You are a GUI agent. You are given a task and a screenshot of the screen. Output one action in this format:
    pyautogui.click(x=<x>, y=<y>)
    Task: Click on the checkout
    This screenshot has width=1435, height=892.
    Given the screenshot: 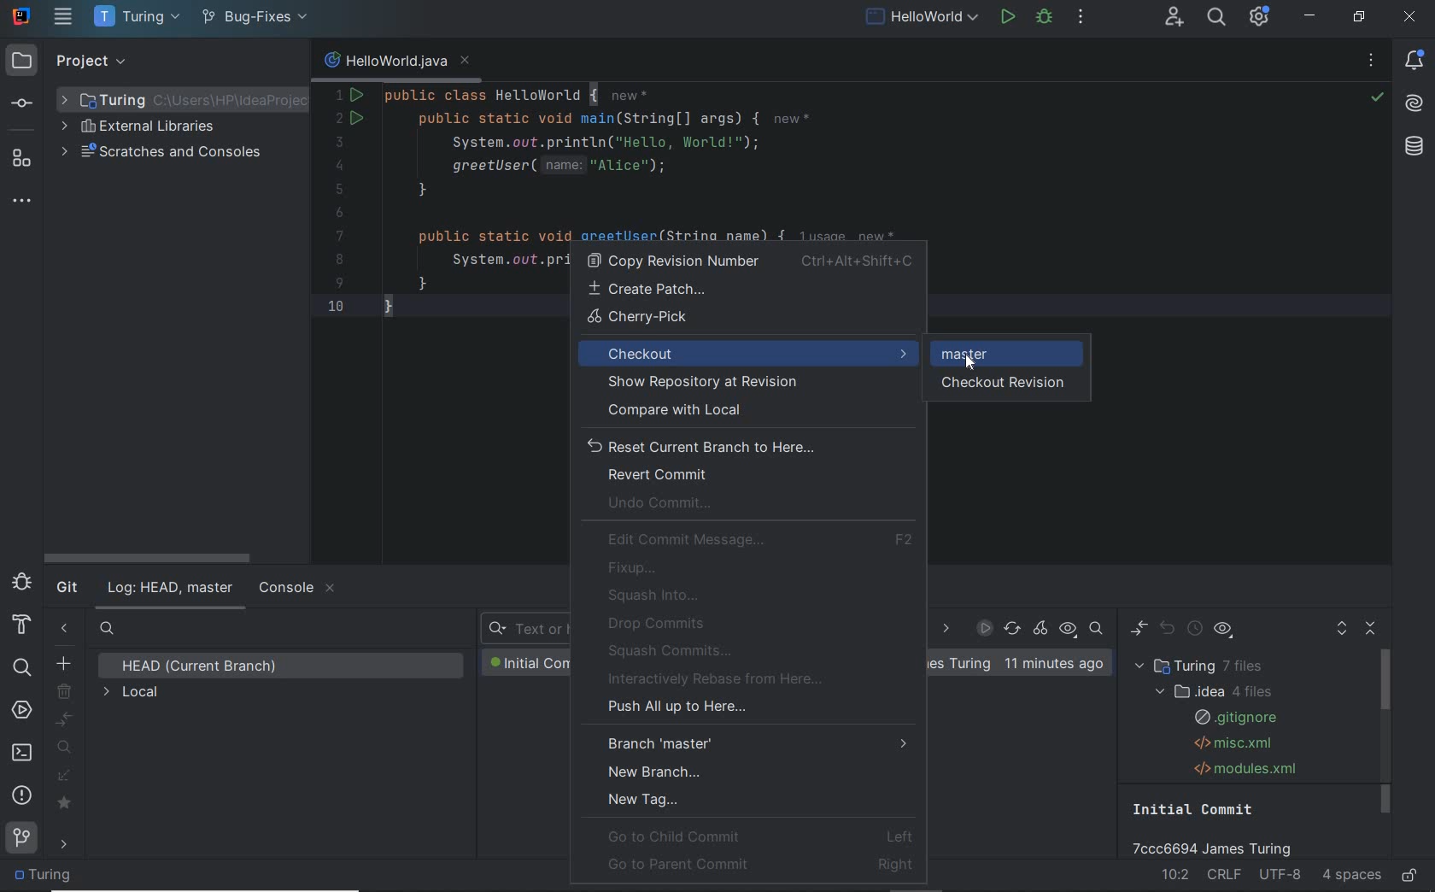 What is the action you would take?
    pyautogui.click(x=748, y=352)
    